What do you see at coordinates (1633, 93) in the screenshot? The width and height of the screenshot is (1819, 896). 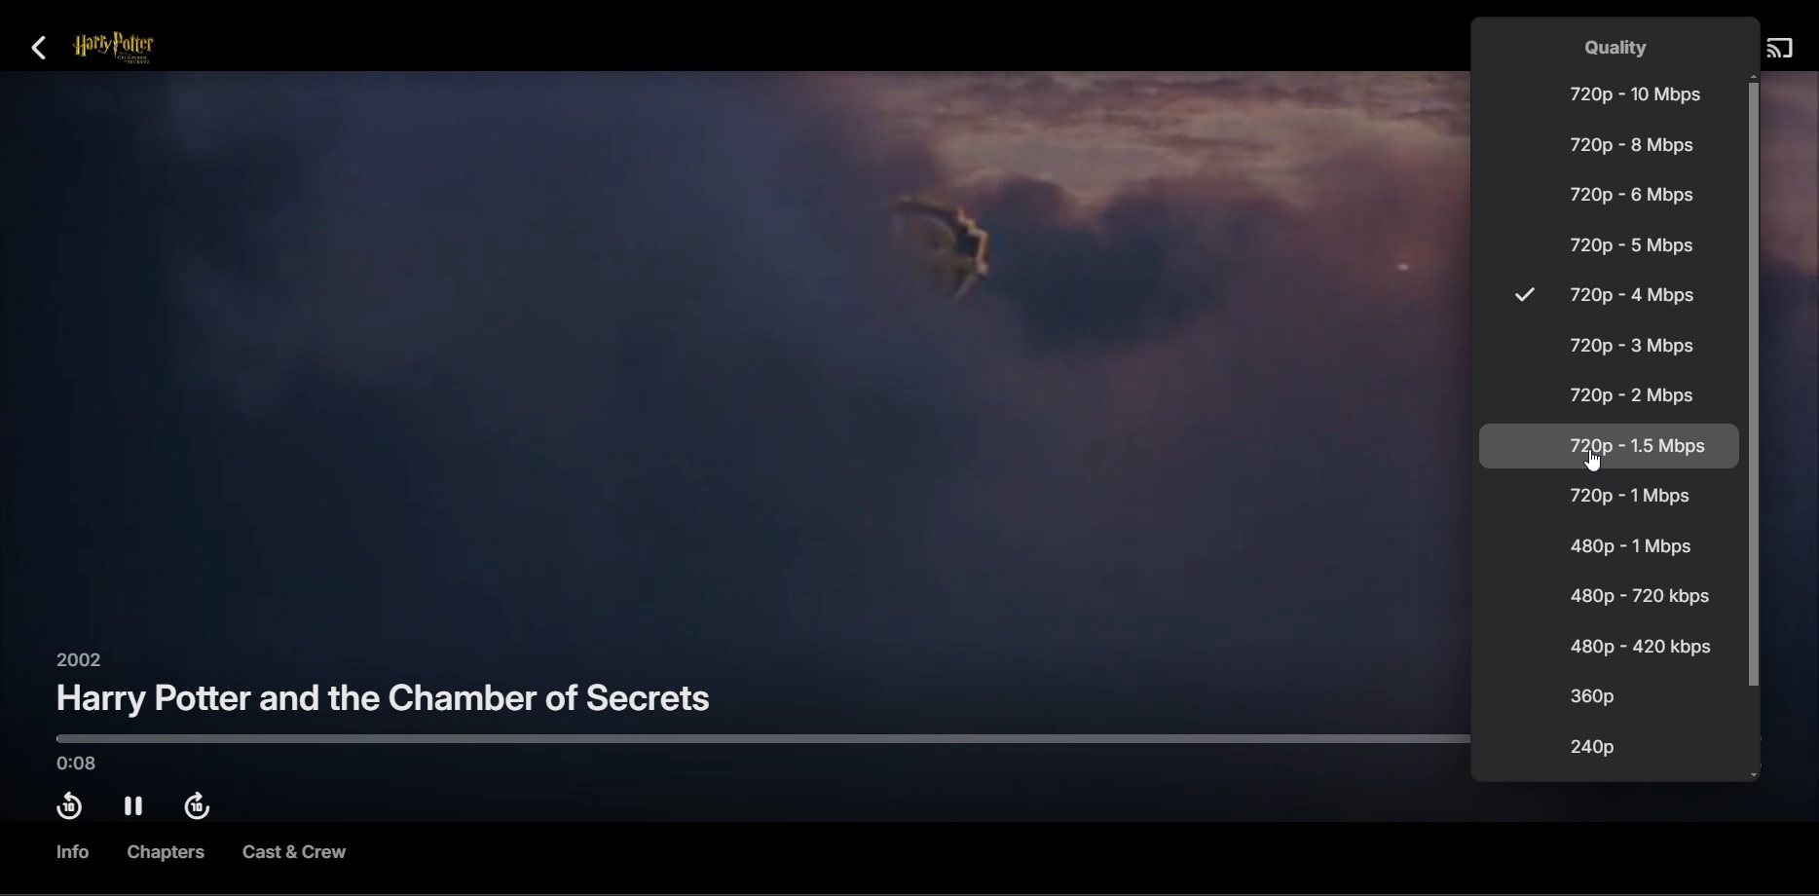 I see `720p - 10Mbps` at bounding box center [1633, 93].